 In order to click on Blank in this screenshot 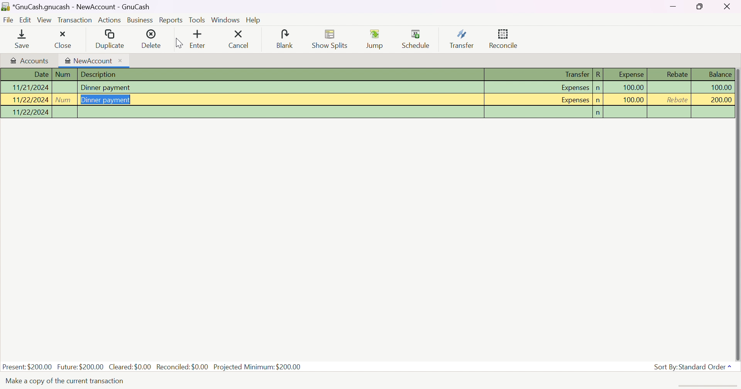, I will do `click(283, 38)`.